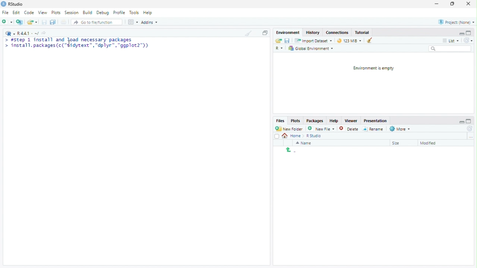  I want to click on R, so click(10, 33).